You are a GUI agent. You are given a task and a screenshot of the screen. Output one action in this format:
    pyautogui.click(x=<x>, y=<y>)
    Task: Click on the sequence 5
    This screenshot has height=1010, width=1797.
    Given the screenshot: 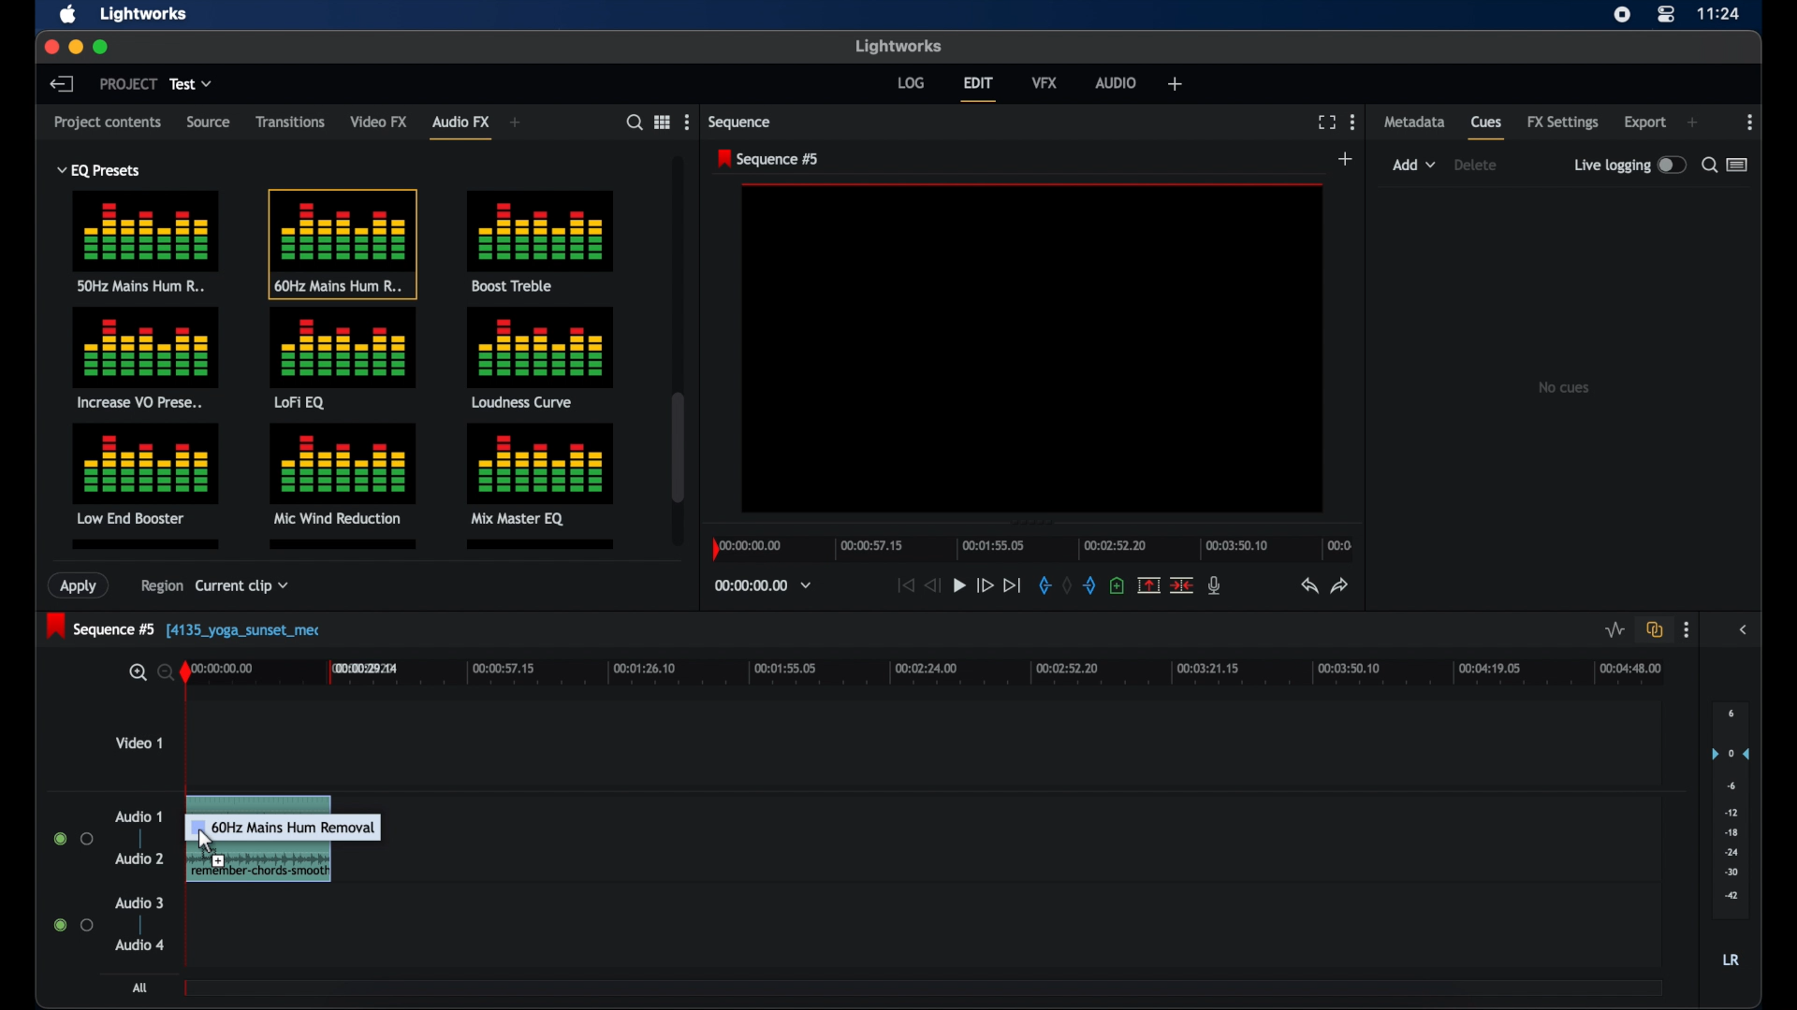 What is the action you would take?
    pyautogui.click(x=185, y=628)
    